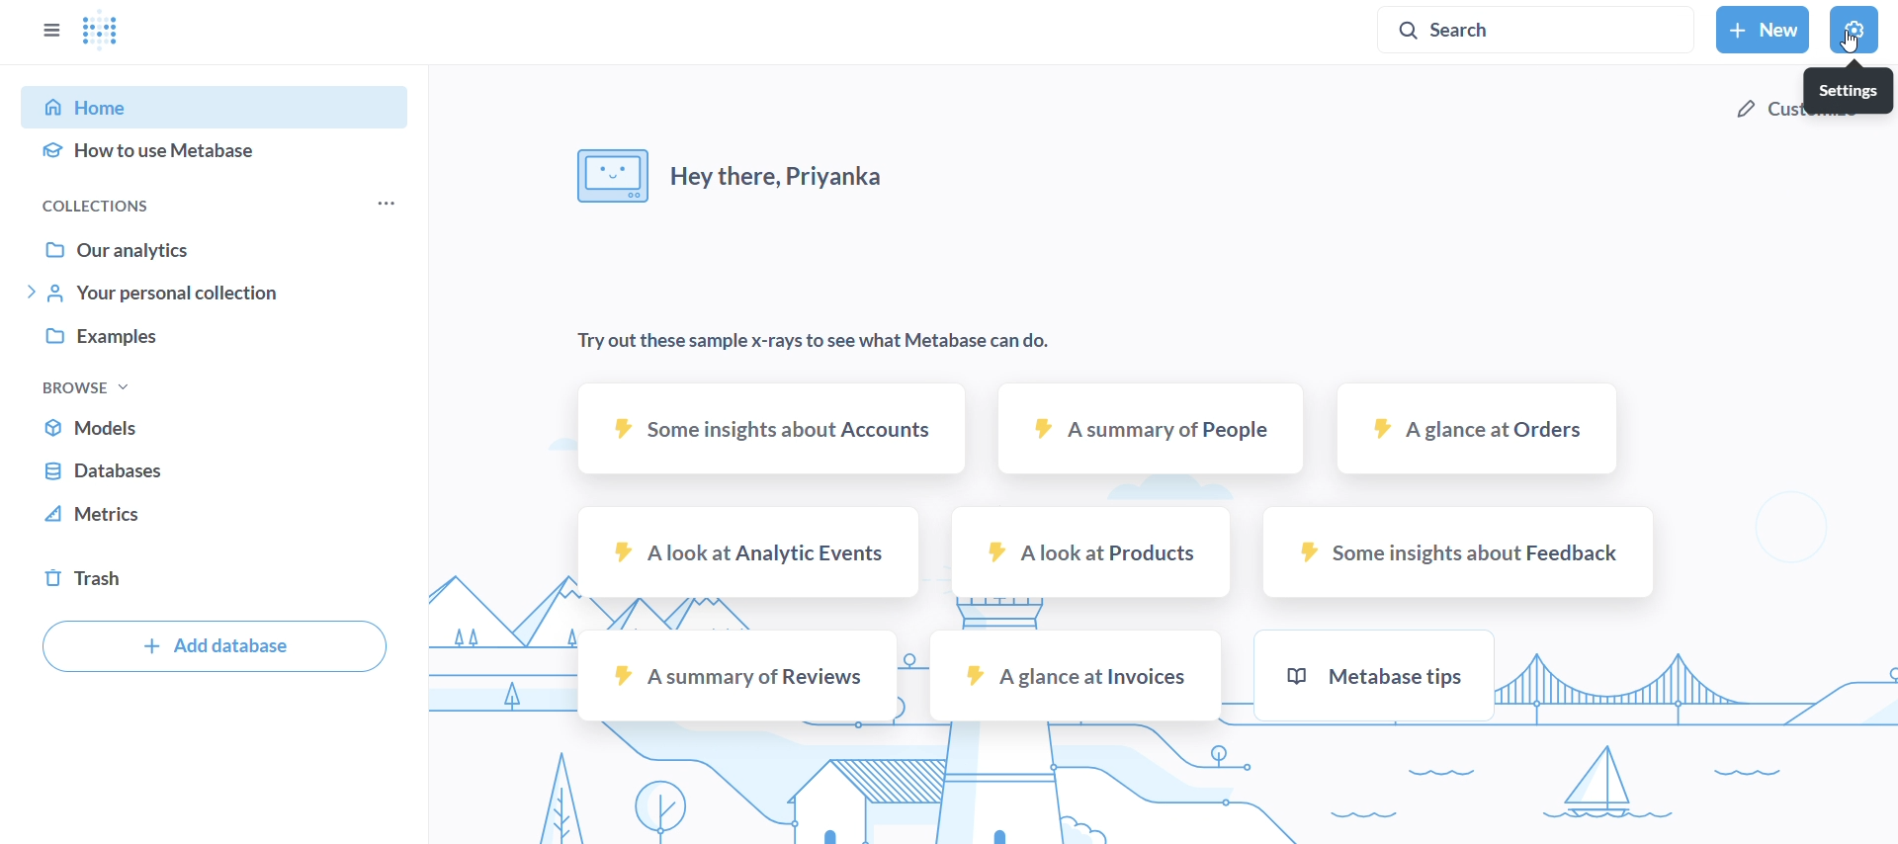  I want to click on new, so click(1759, 30).